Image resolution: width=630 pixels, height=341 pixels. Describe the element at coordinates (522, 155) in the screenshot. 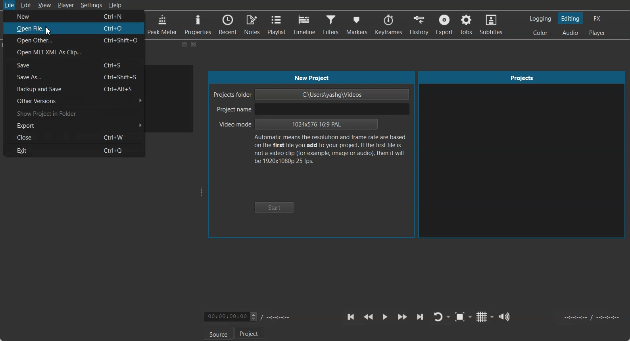

I see `Project Preview` at that location.